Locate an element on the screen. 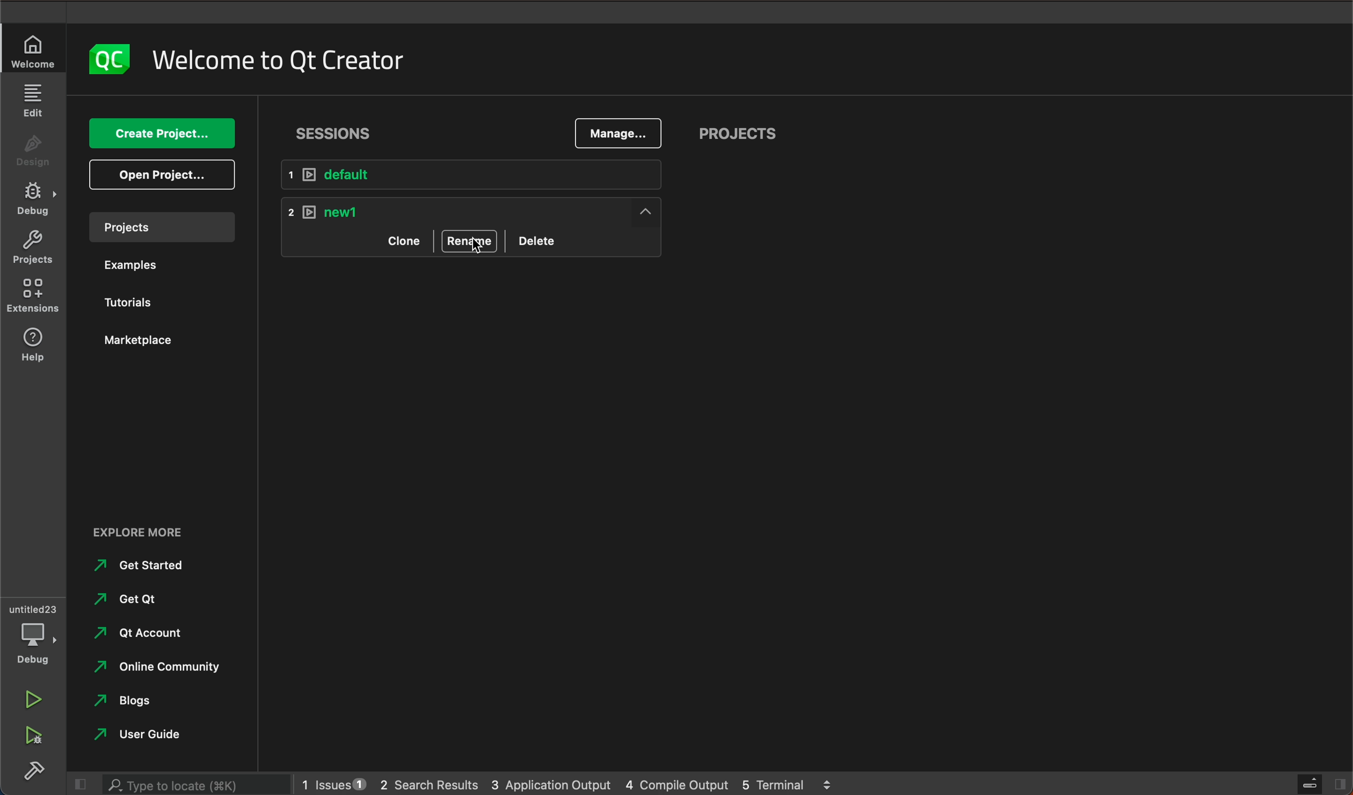 The image size is (1353, 795). create  is located at coordinates (161, 135).